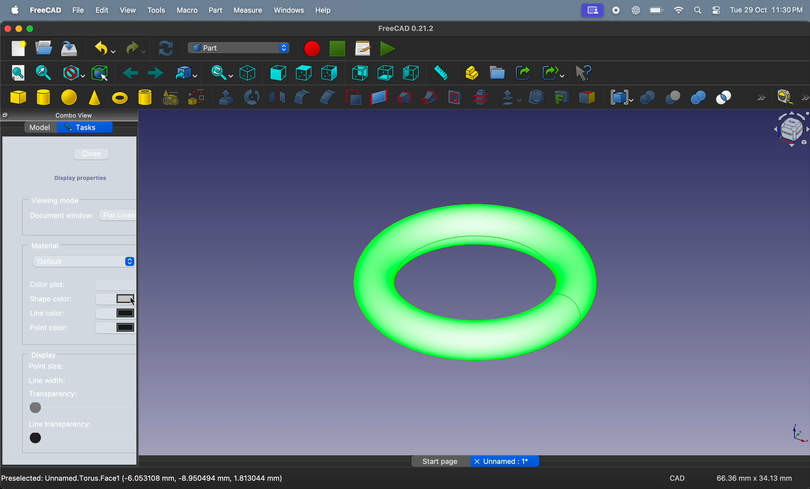  I want to click on section, so click(455, 97).